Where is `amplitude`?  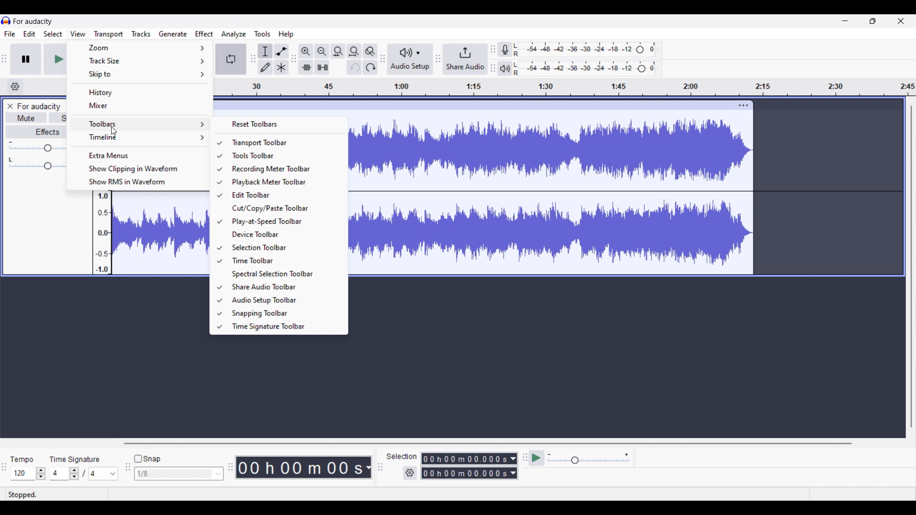 amplitude is located at coordinates (101, 234).